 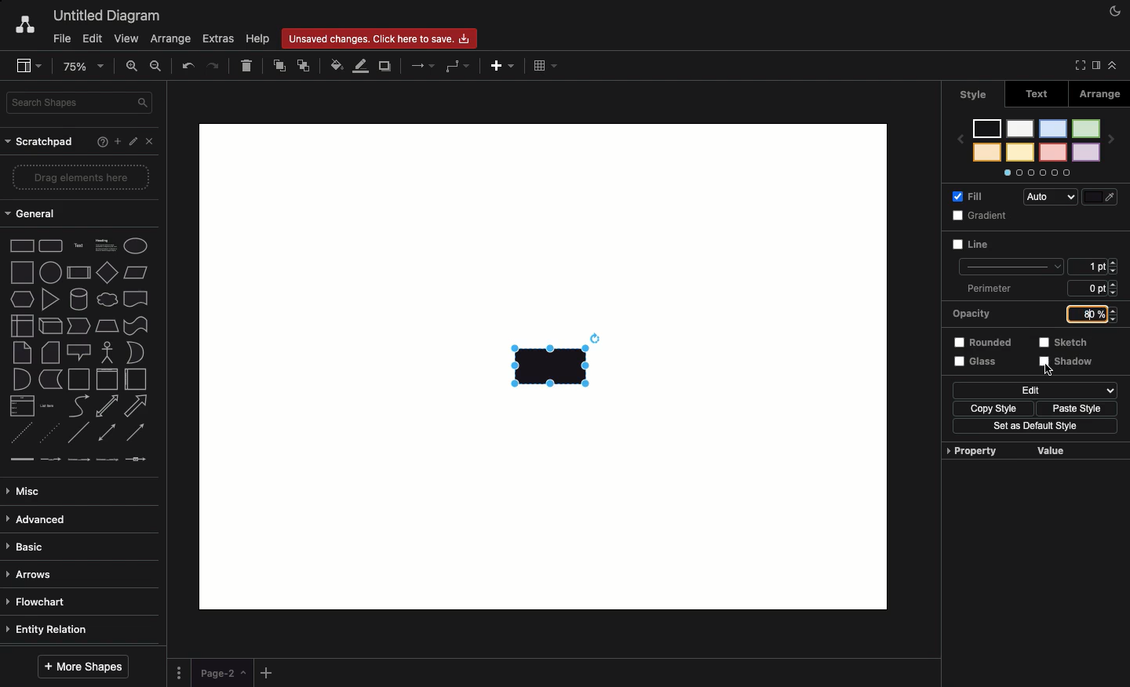 What do you see at coordinates (985, 342) in the screenshot?
I see `Rounded` at bounding box center [985, 342].